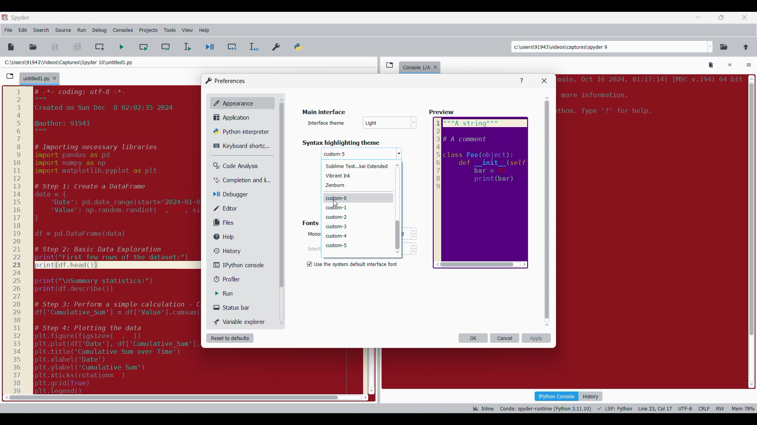  What do you see at coordinates (473, 338) in the screenshot?
I see `OK` at bounding box center [473, 338].